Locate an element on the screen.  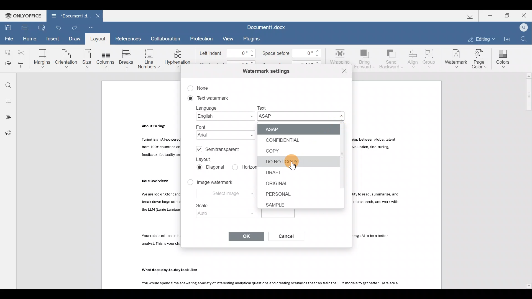
Send backward is located at coordinates (392, 58).